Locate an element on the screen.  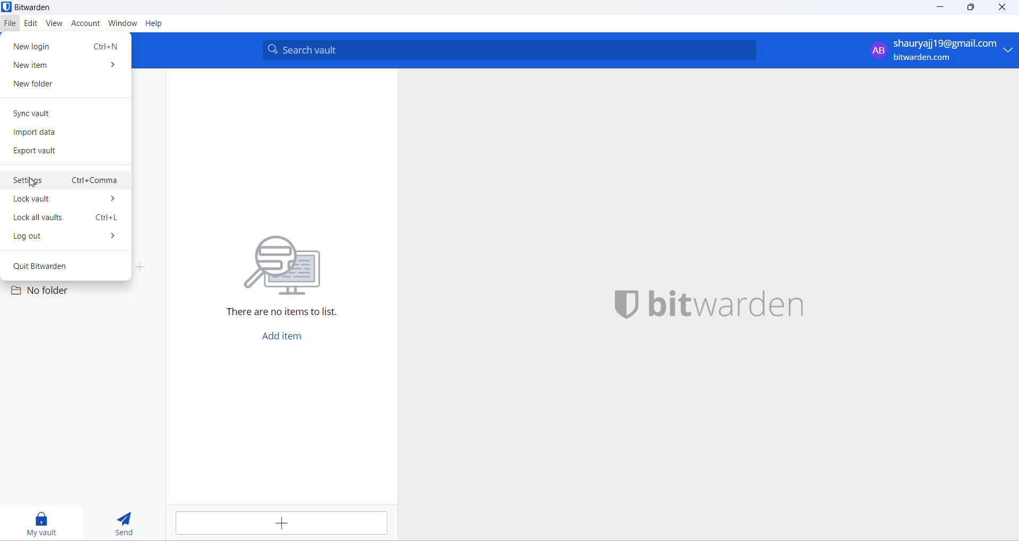
add button is located at coordinates (282, 524).